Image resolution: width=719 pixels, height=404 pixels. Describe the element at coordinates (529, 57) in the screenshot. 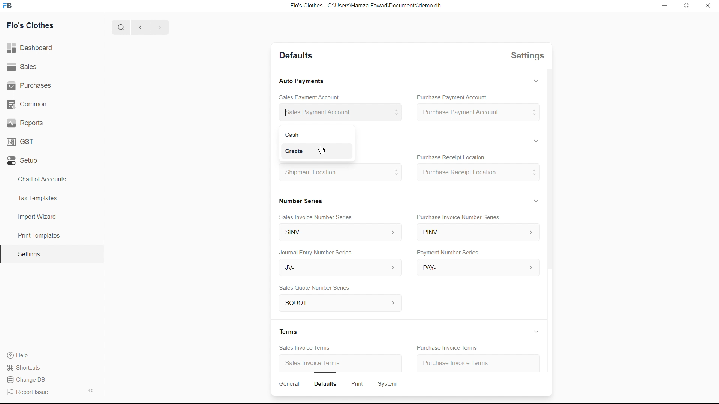

I see `Settings` at that location.